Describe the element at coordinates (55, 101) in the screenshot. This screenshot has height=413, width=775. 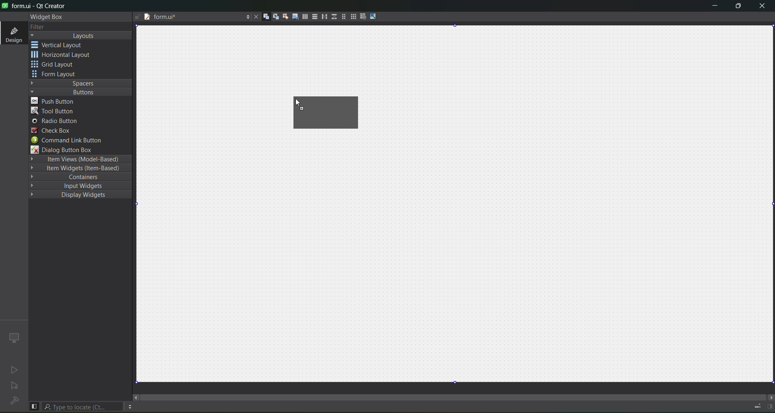
I see `push` at that location.